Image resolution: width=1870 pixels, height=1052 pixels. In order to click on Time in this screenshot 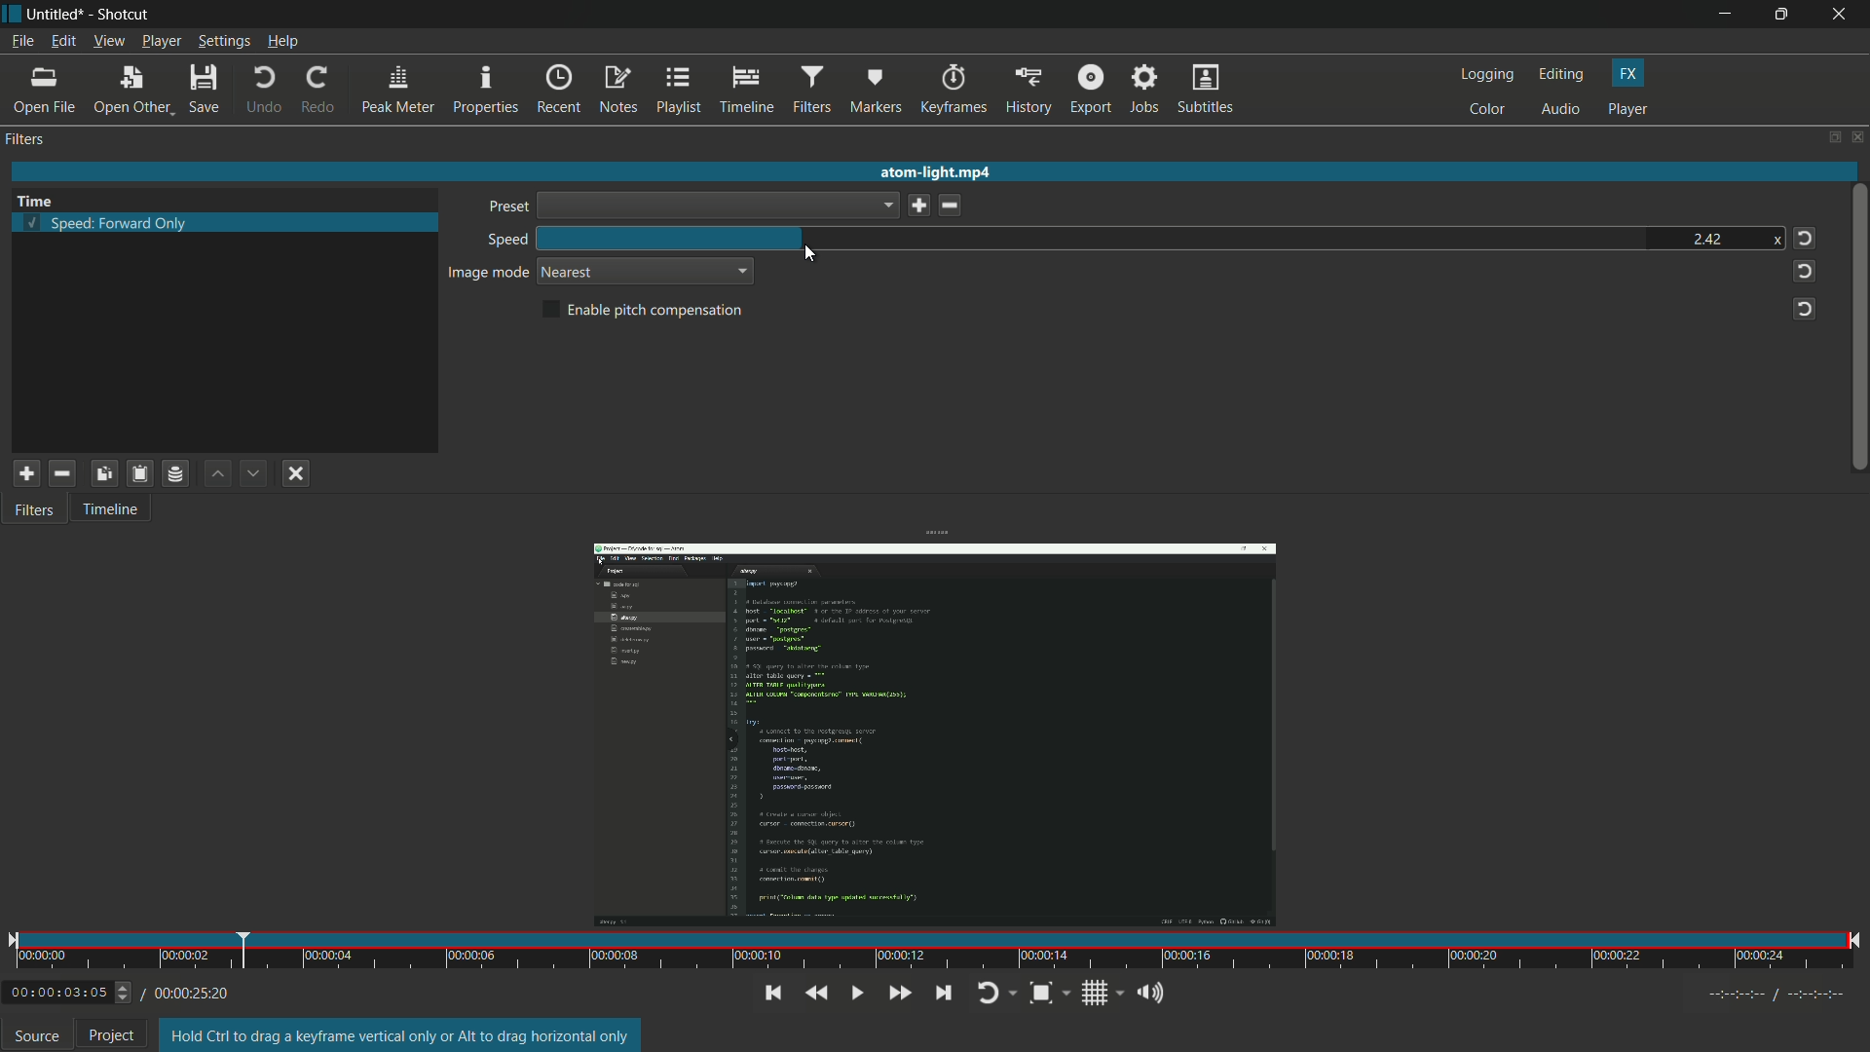, I will do `click(45, 198)`.